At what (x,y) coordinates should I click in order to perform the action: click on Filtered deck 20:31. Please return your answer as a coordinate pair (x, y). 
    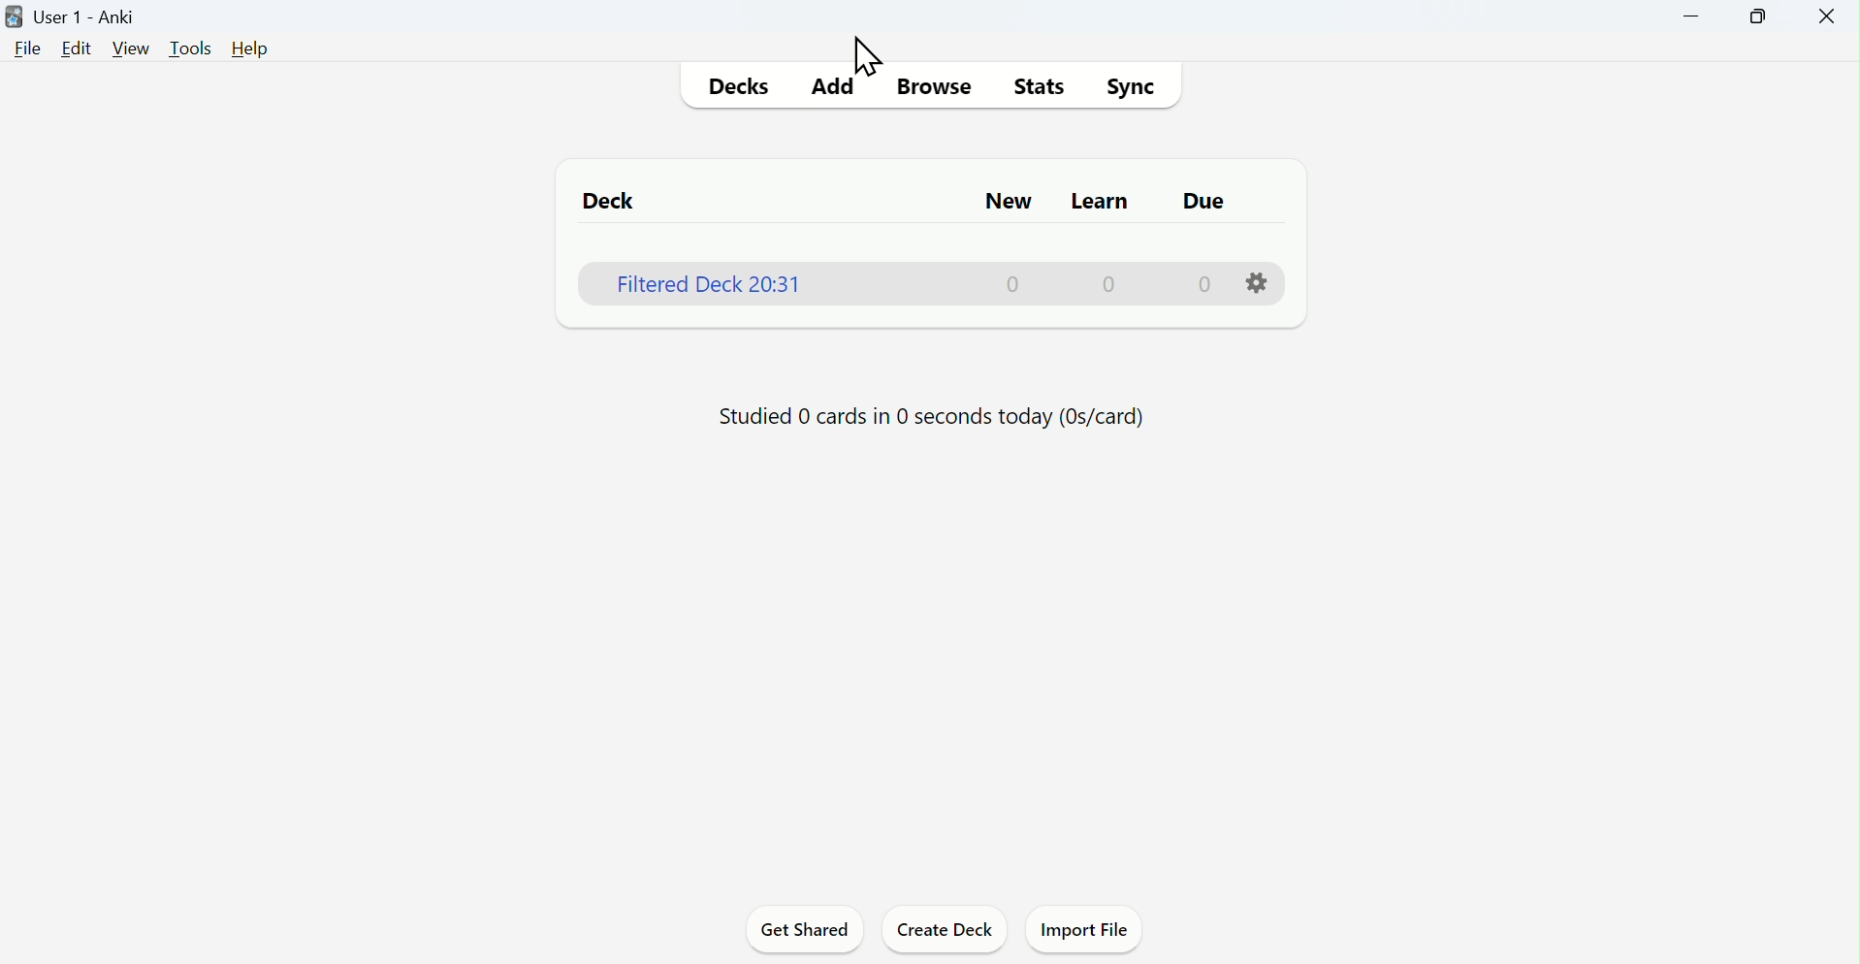
    Looking at the image, I should click on (713, 280).